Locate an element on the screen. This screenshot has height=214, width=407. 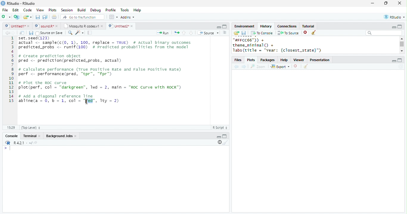
clear is located at coordinates (314, 33).